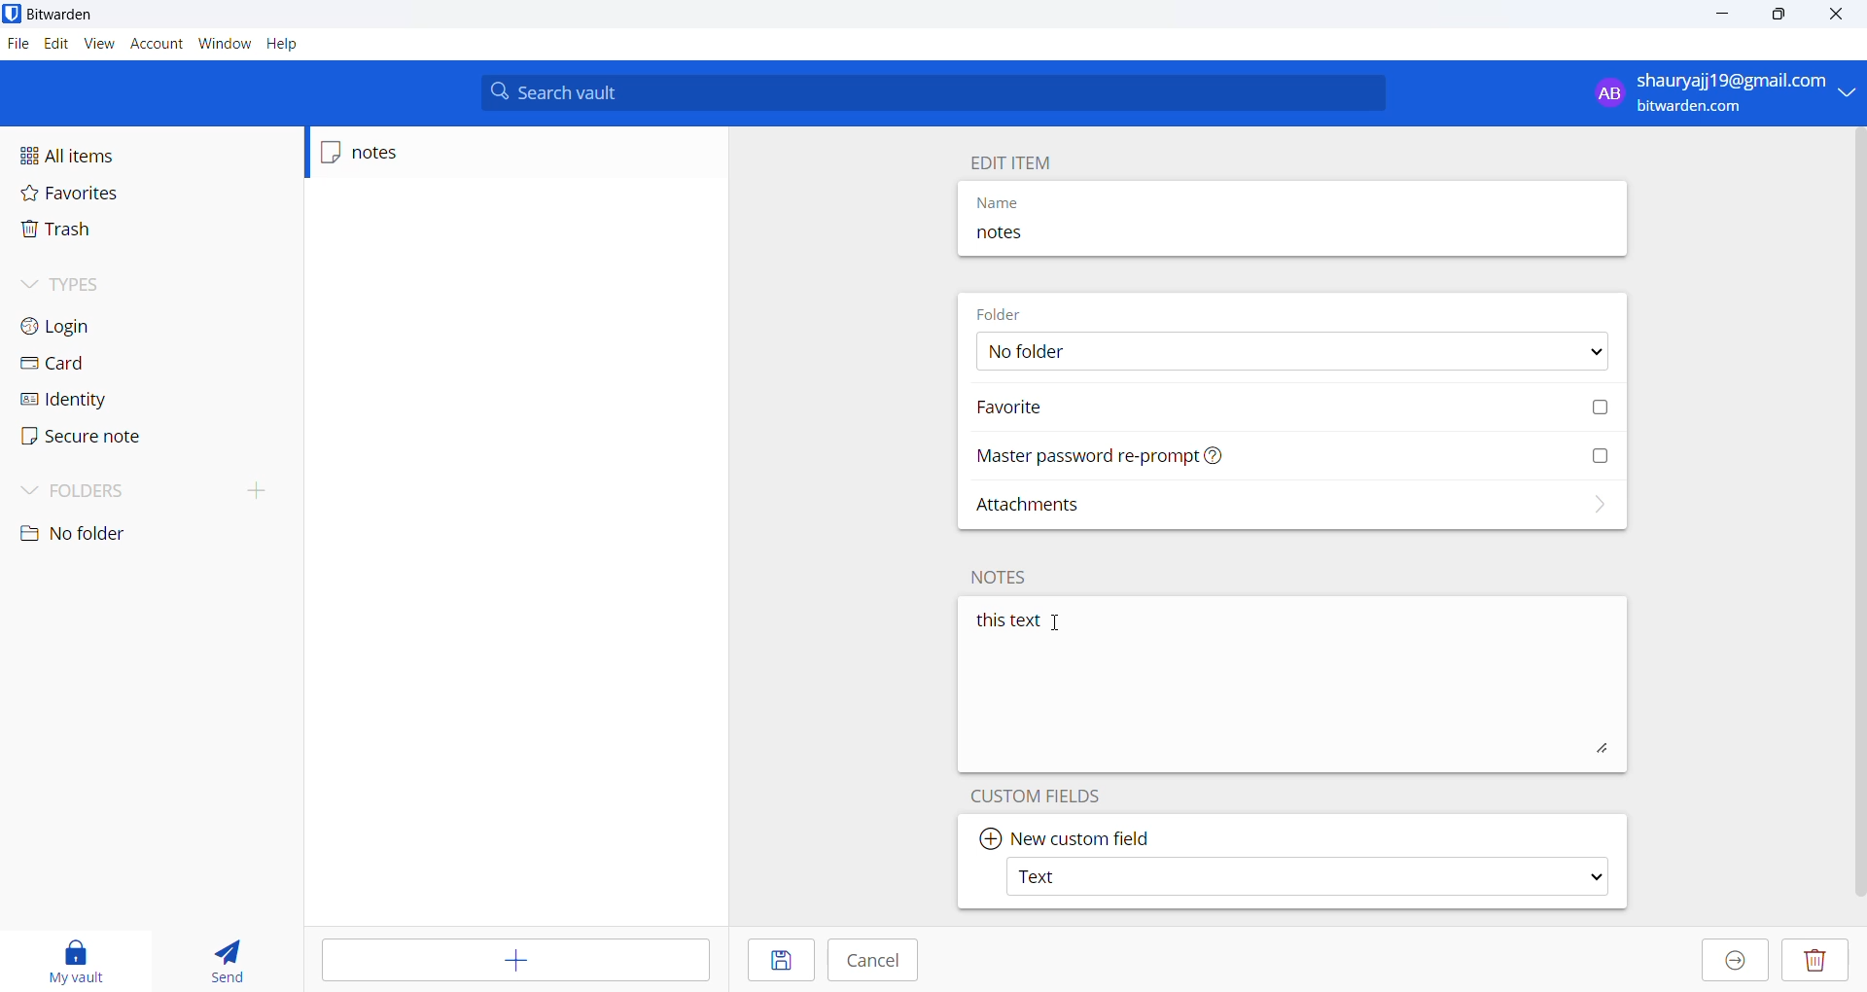 The image size is (1867, 992). What do you see at coordinates (936, 92) in the screenshot?
I see `search vault` at bounding box center [936, 92].